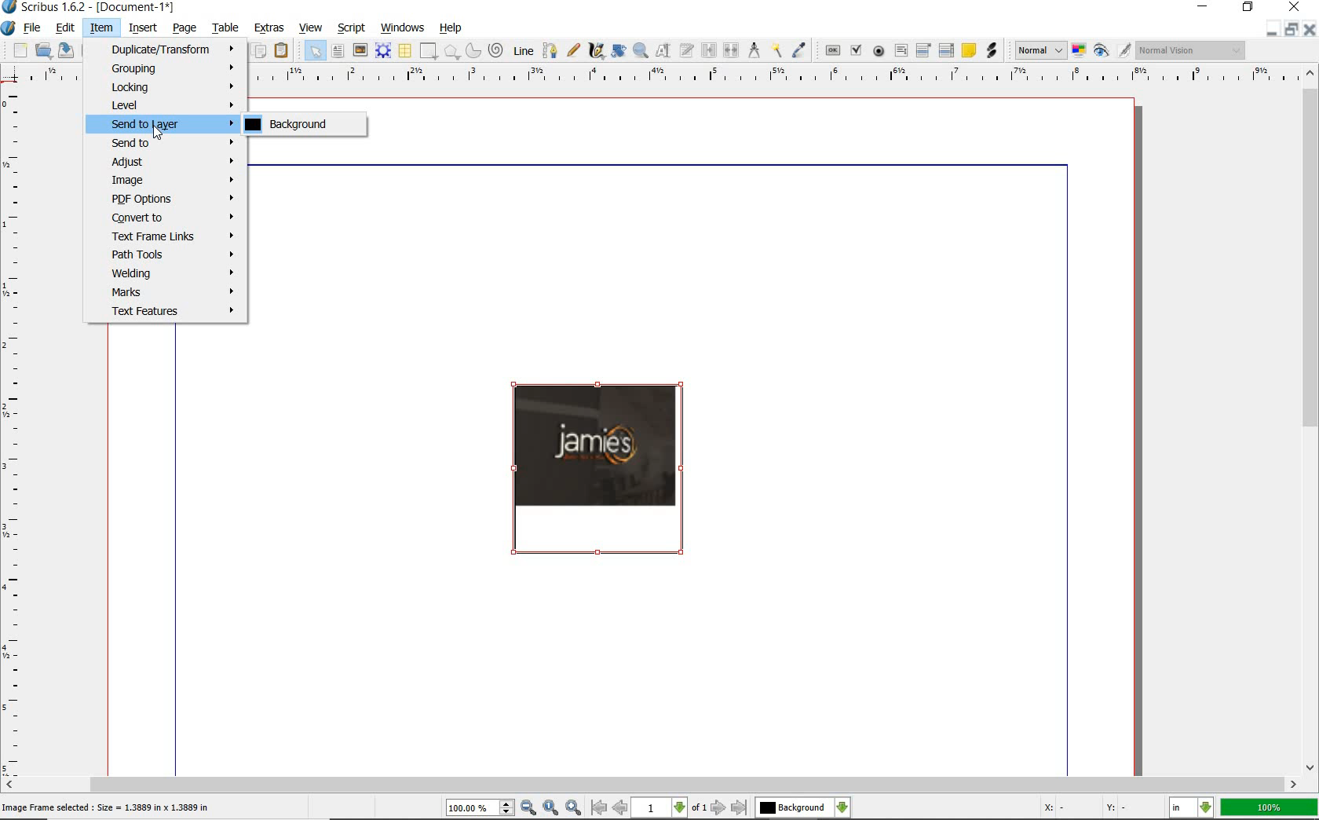 This screenshot has width=1319, height=820. What do you see at coordinates (353, 27) in the screenshot?
I see `script` at bounding box center [353, 27].